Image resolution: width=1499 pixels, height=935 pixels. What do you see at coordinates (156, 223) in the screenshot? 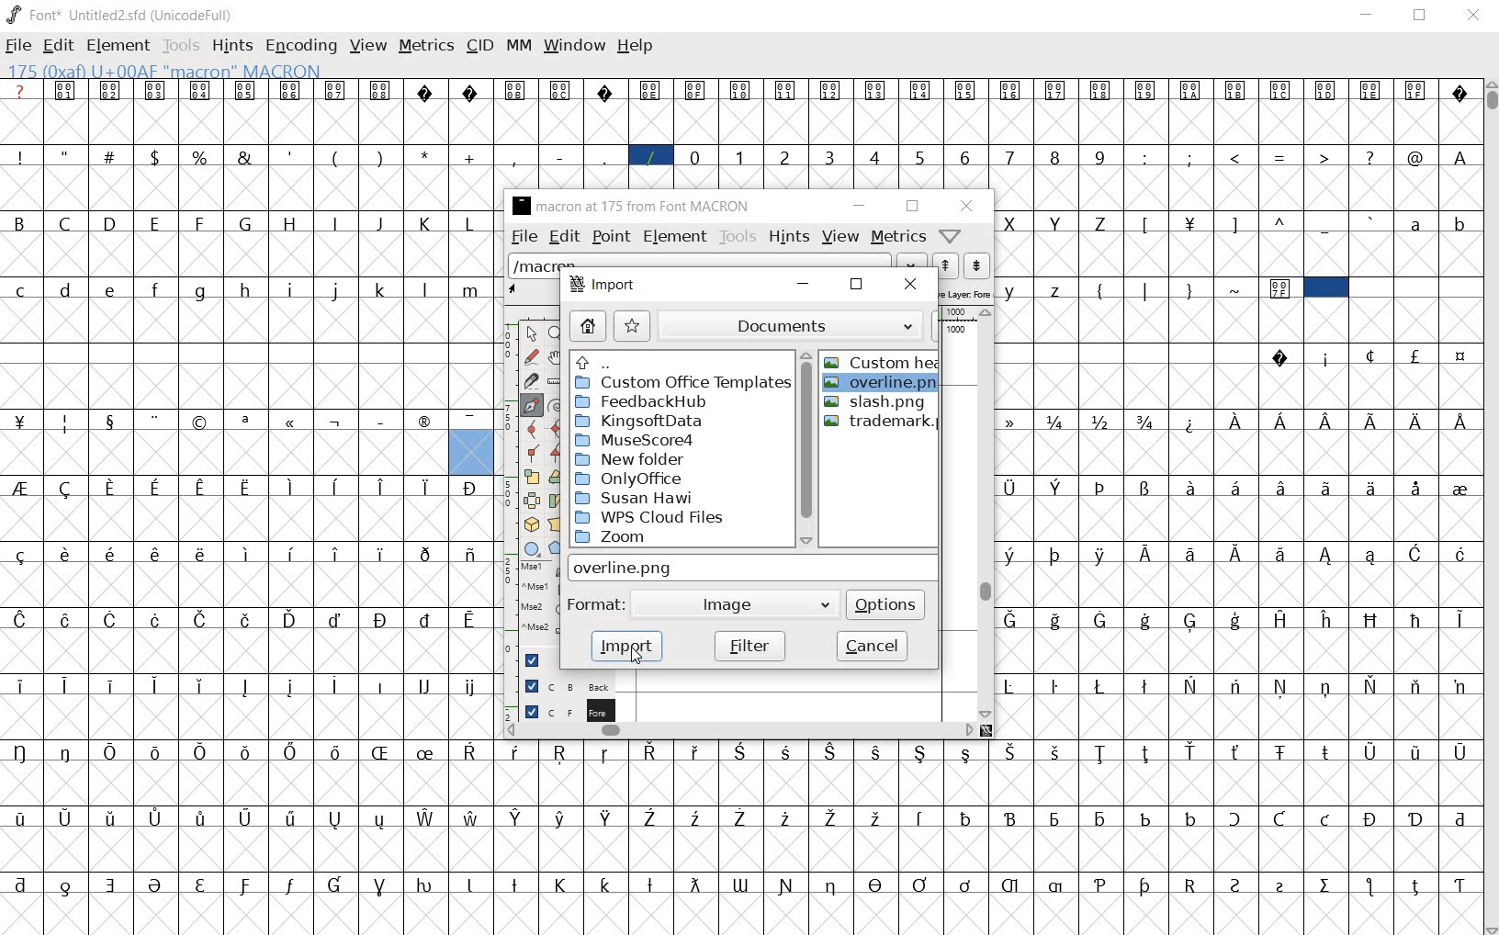
I see `E` at bounding box center [156, 223].